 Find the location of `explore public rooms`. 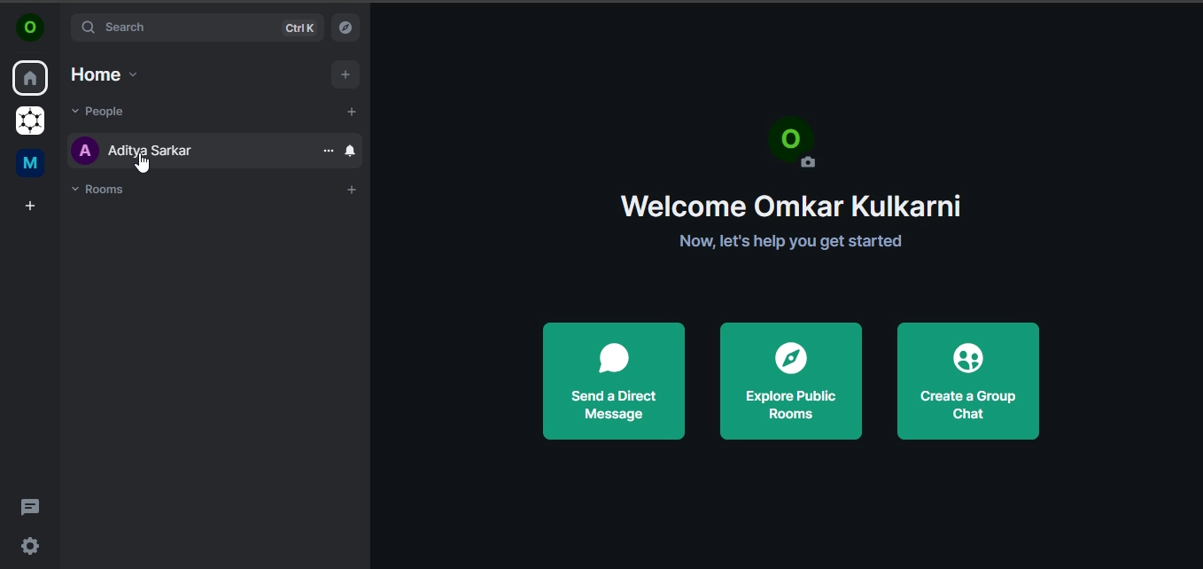

explore public rooms is located at coordinates (789, 379).